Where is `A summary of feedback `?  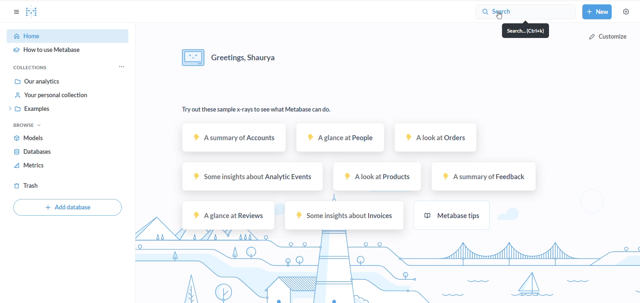
A summary of feedback  is located at coordinates (483, 176).